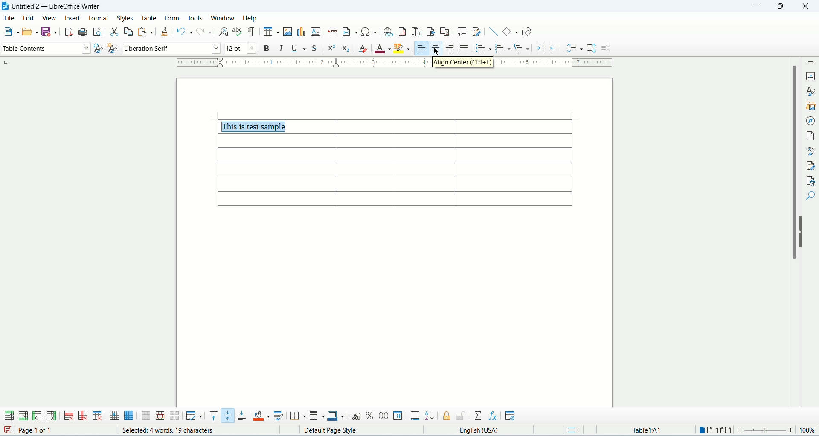  Describe the element at coordinates (394, 171) in the screenshot. I see `table` at that location.